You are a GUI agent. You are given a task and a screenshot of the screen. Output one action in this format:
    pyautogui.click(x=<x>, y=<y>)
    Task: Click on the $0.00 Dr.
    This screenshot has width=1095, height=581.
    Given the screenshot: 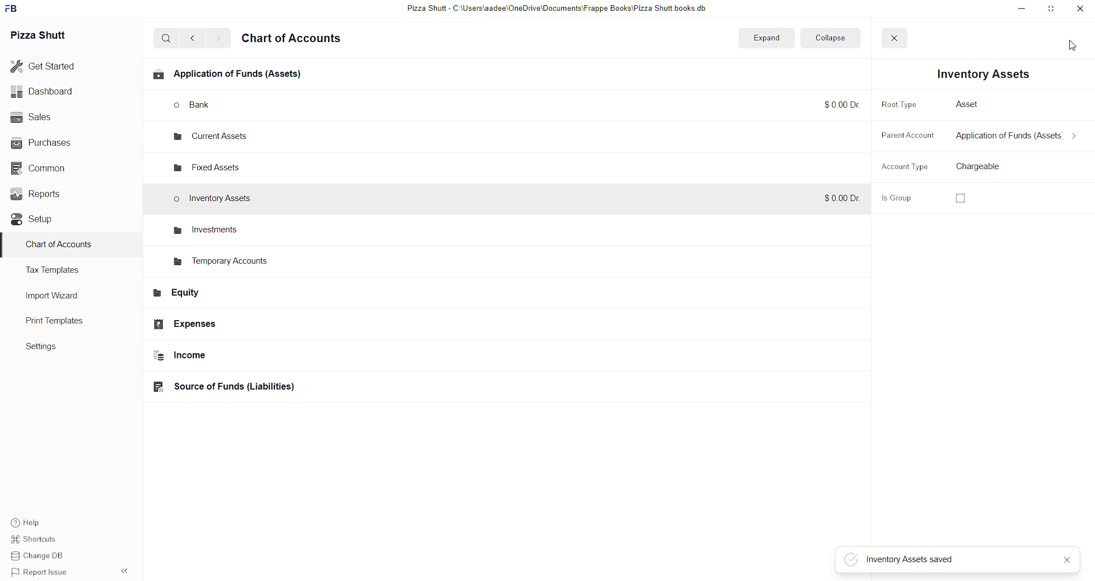 What is the action you would take?
    pyautogui.click(x=837, y=105)
    